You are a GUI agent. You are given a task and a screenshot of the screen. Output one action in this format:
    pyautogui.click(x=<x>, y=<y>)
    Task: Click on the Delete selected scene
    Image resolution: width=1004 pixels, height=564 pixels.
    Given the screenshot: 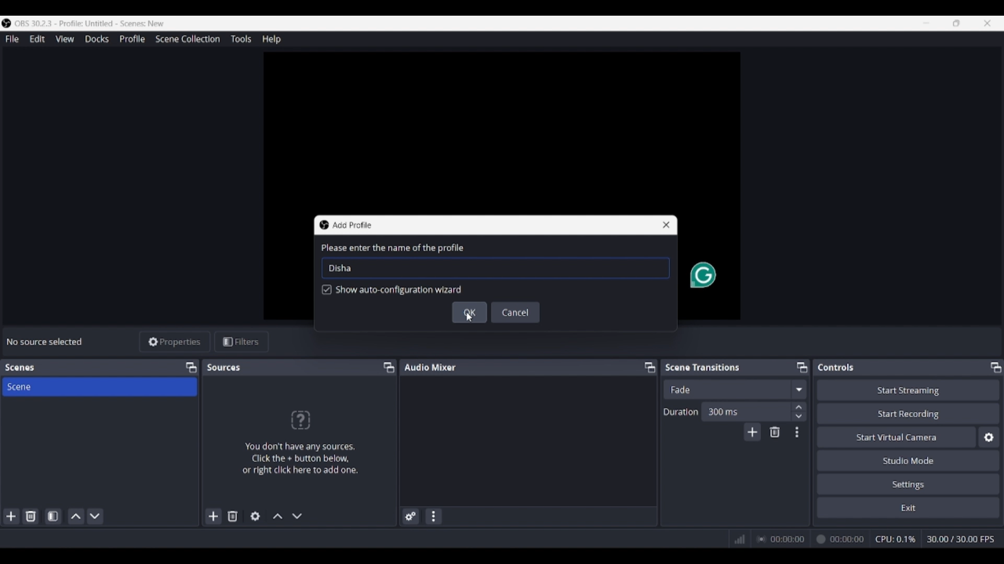 What is the action you would take?
    pyautogui.click(x=30, y=516)
    